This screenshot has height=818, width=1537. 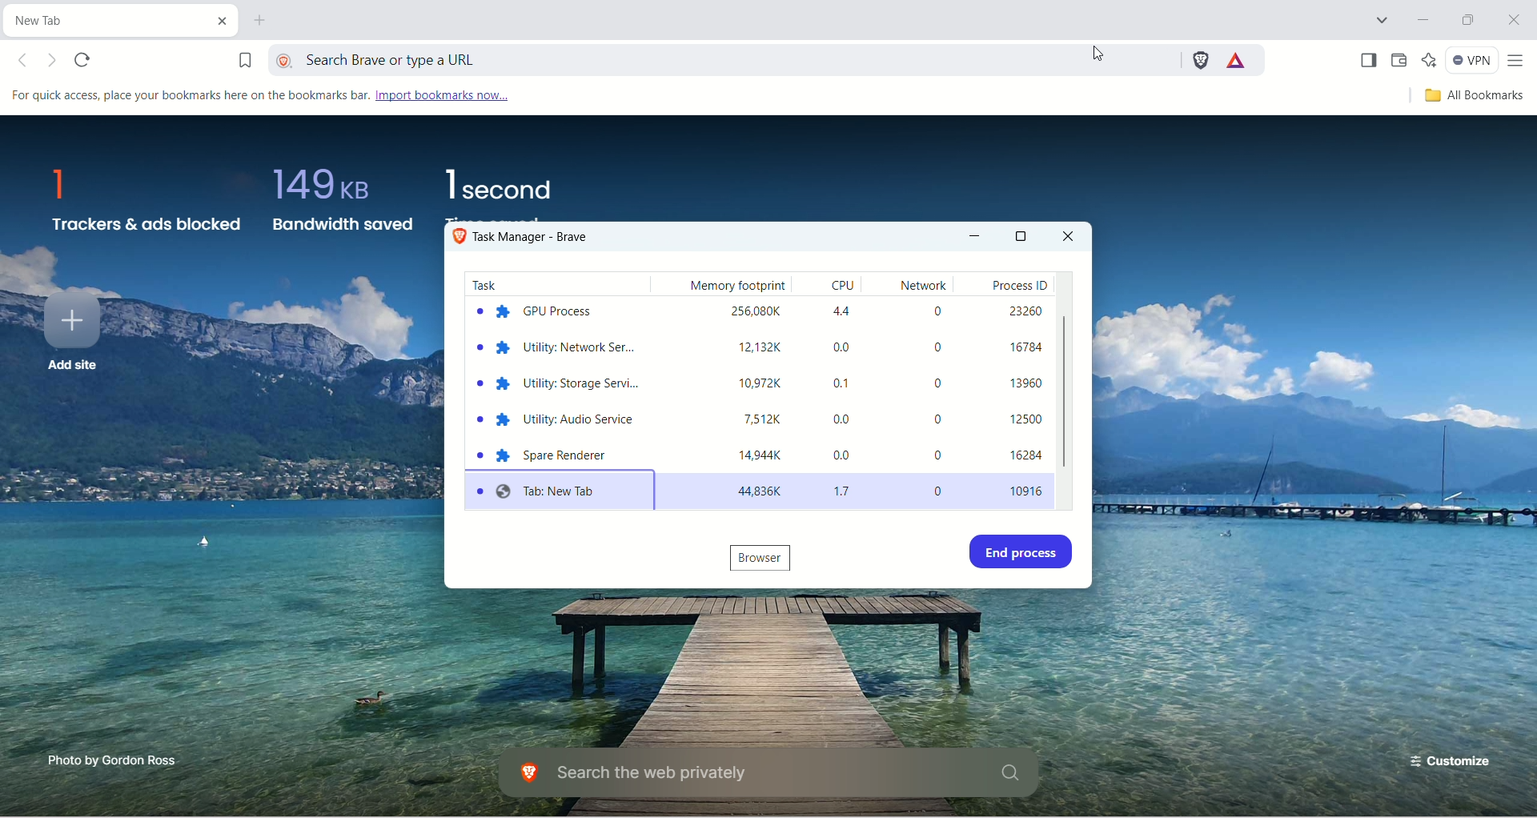 What do you see at coordinates (218, 18) in the screenshot?
I see `close tab` at bounding box center [218, 18].